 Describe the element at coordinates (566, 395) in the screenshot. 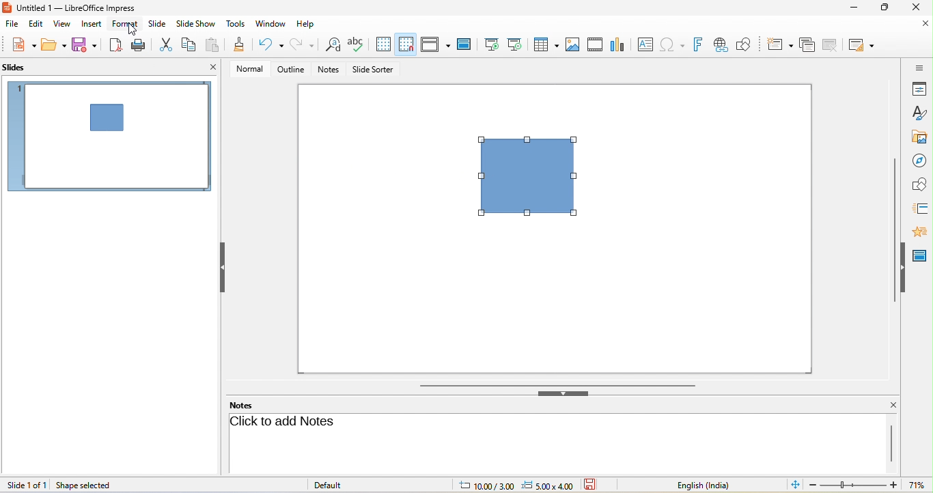

I see `hide` at that location.